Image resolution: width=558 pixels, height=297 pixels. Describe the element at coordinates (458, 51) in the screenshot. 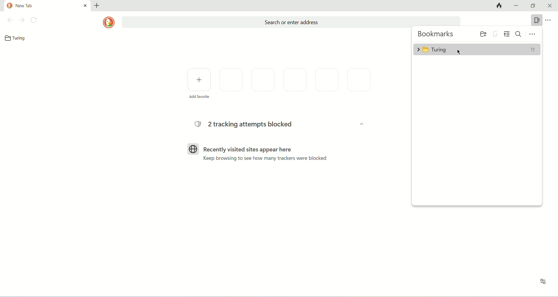

I see `cursor` at that location.